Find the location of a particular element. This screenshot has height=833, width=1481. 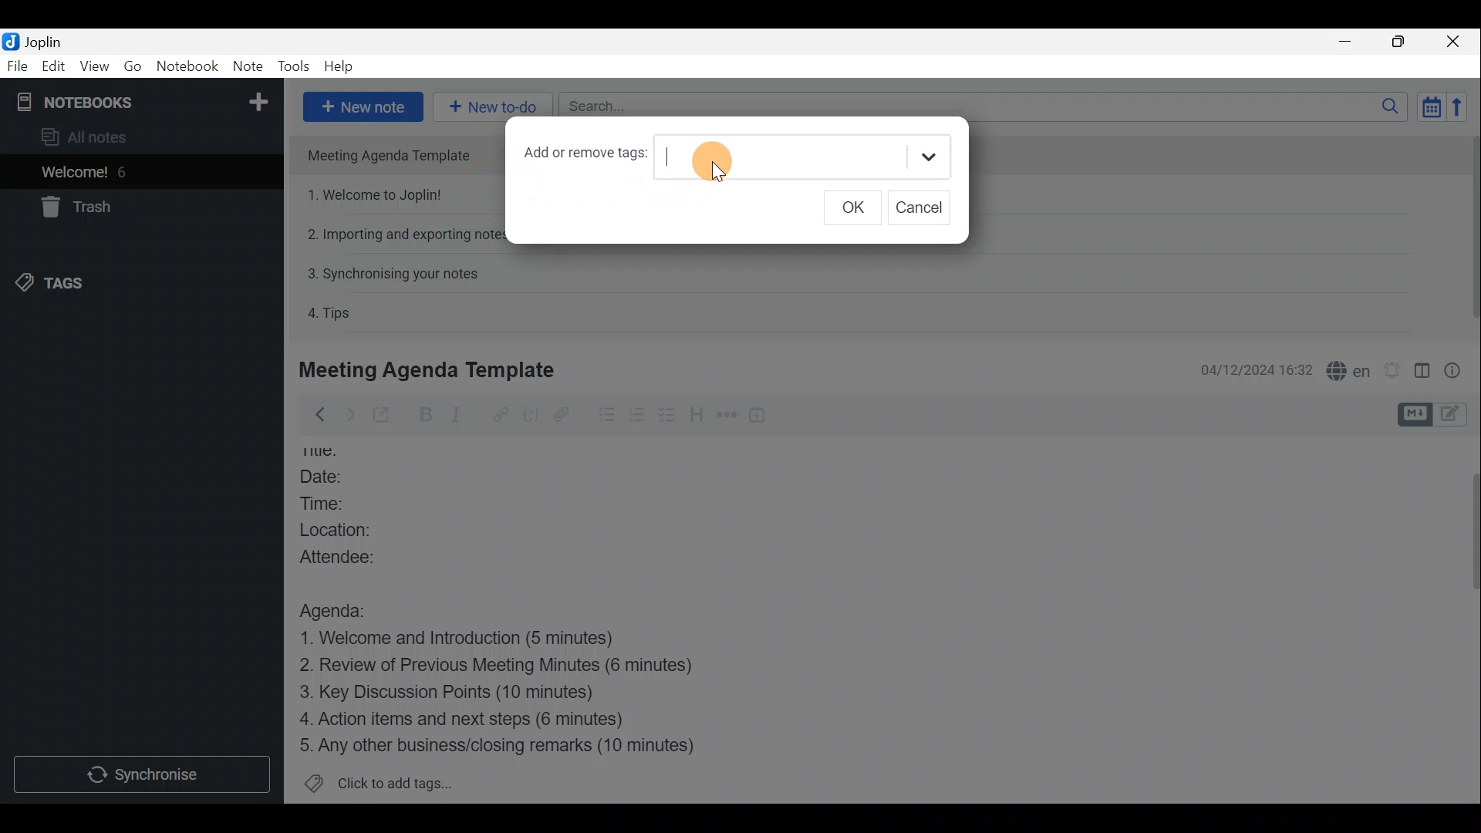

1. Welcome and Introduction (5 minutes) is located at coordinates (482, 639).